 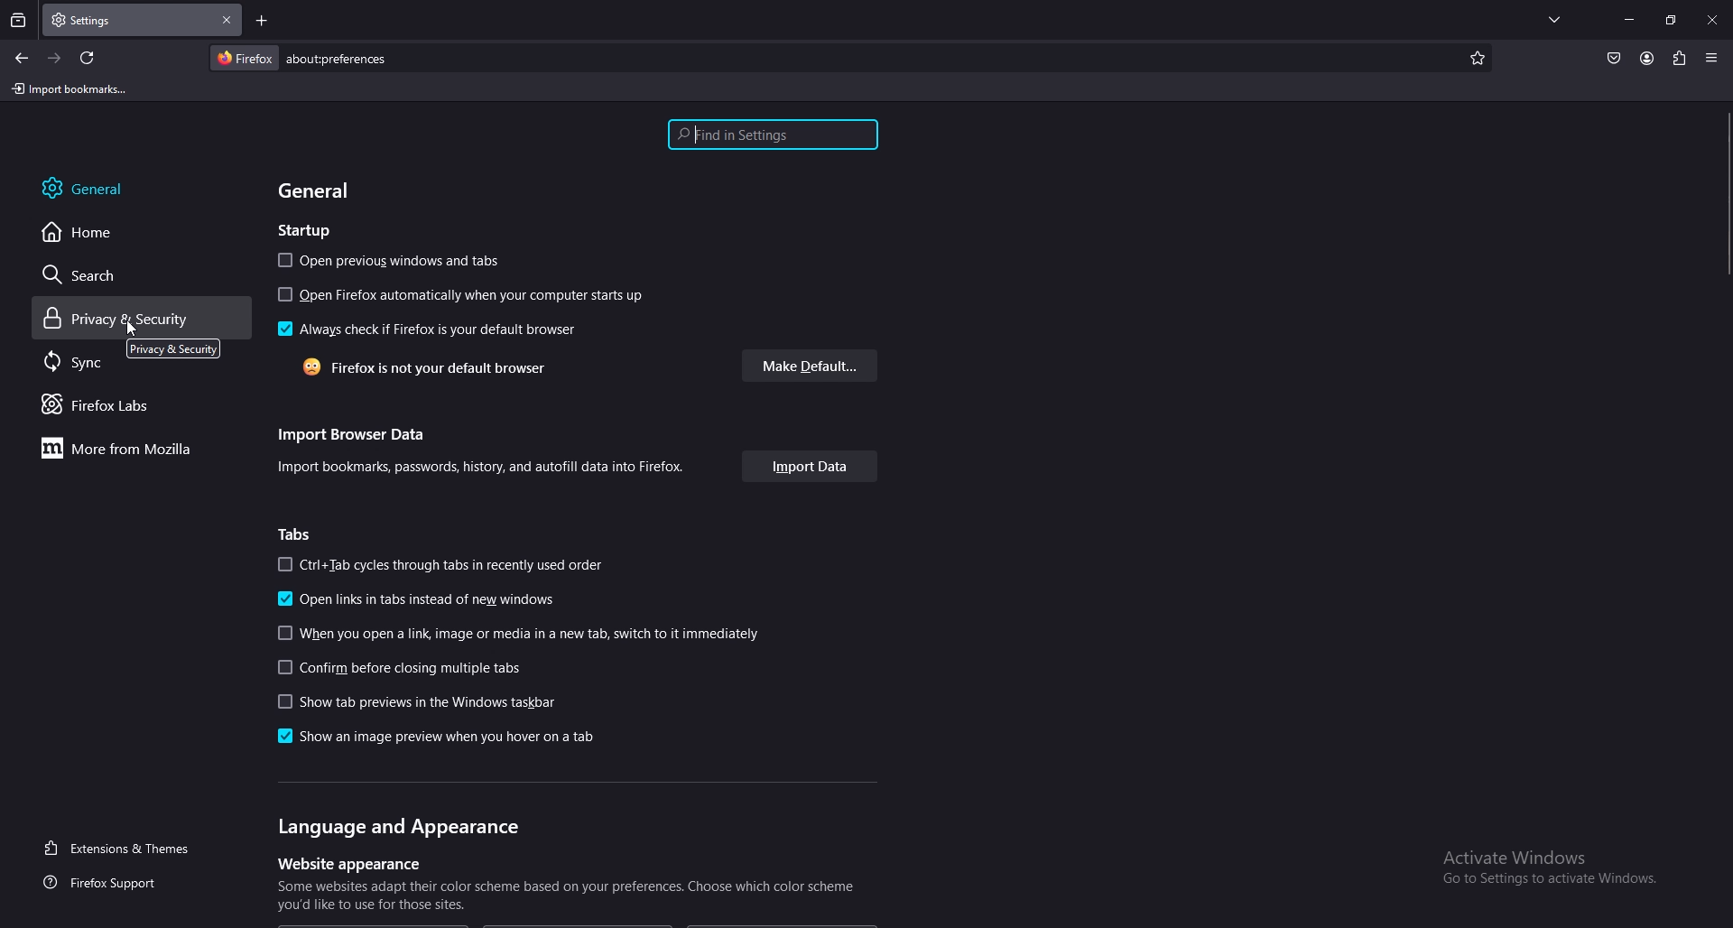 What do you see at coordinates (1554, 19) in the screenshot?
I see `list all tabs` at bounding box center [1554, 19].